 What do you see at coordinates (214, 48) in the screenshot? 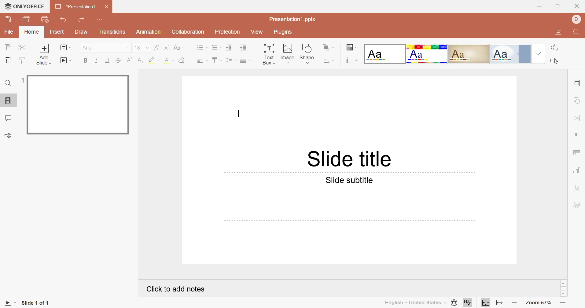
I see `Numbering` at bounding box center [214, 48].